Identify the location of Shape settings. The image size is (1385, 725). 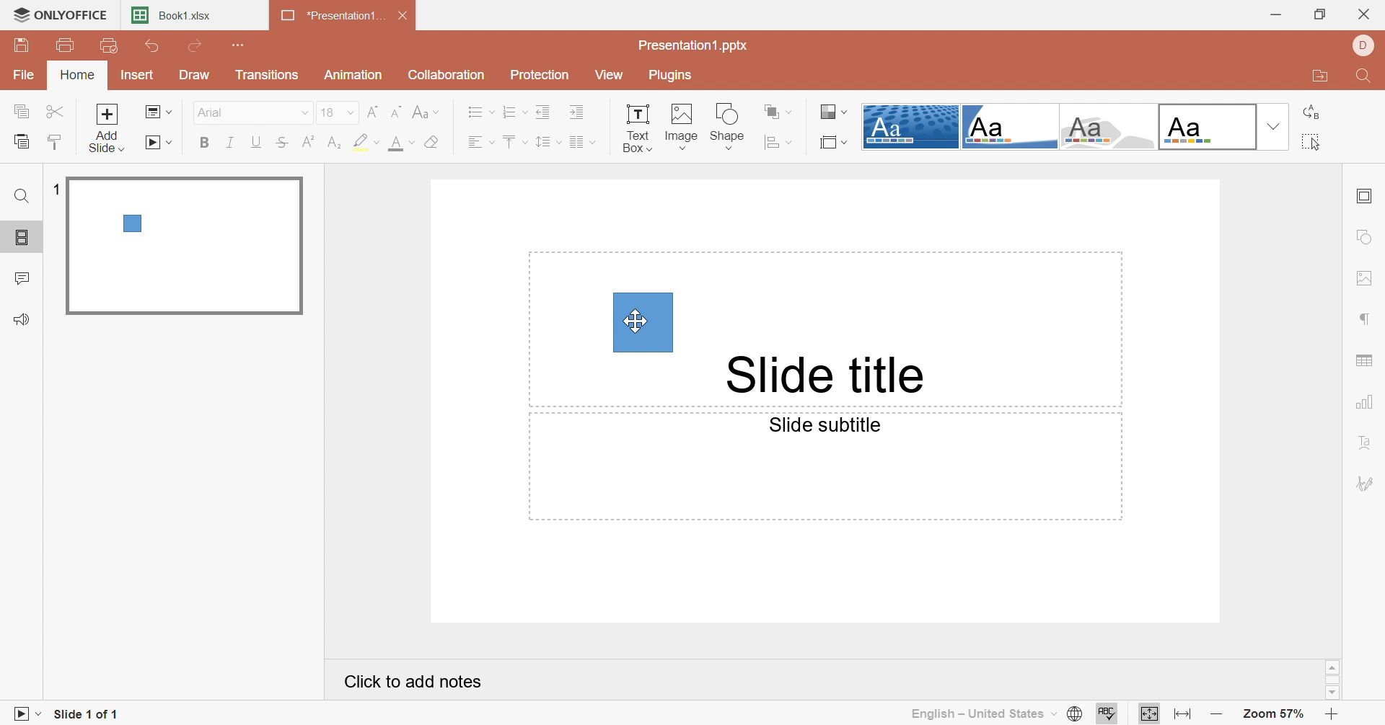
(1368, 241).